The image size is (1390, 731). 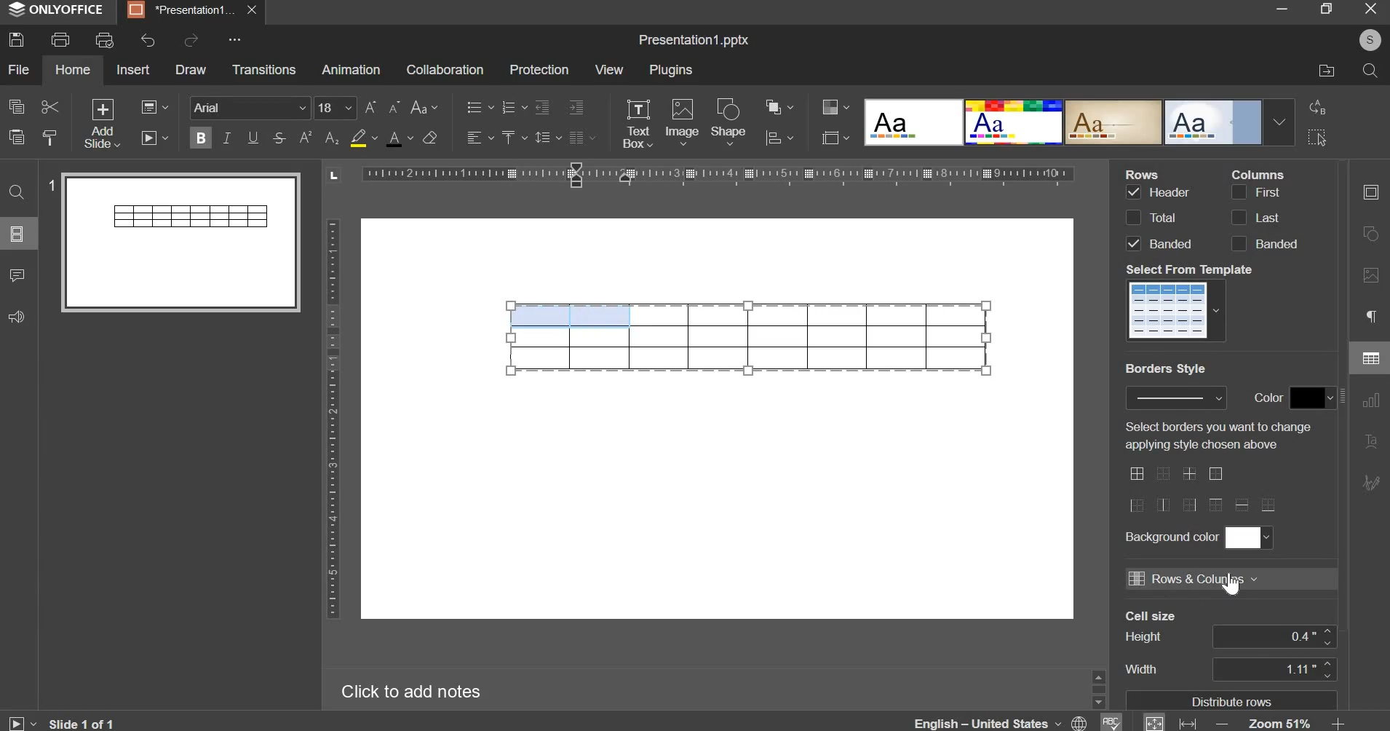 I want to click on subscript & superscript, so click(x=319, y=137).